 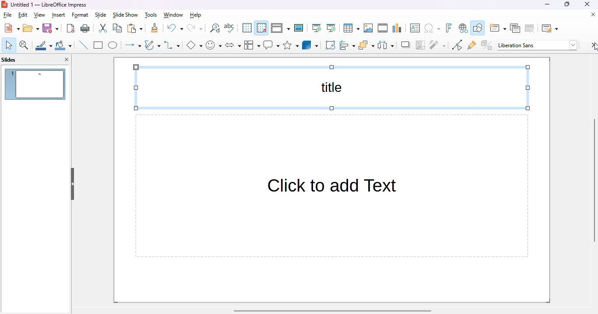 I want to click on Liberation Sans, so click(x=538, y=45).